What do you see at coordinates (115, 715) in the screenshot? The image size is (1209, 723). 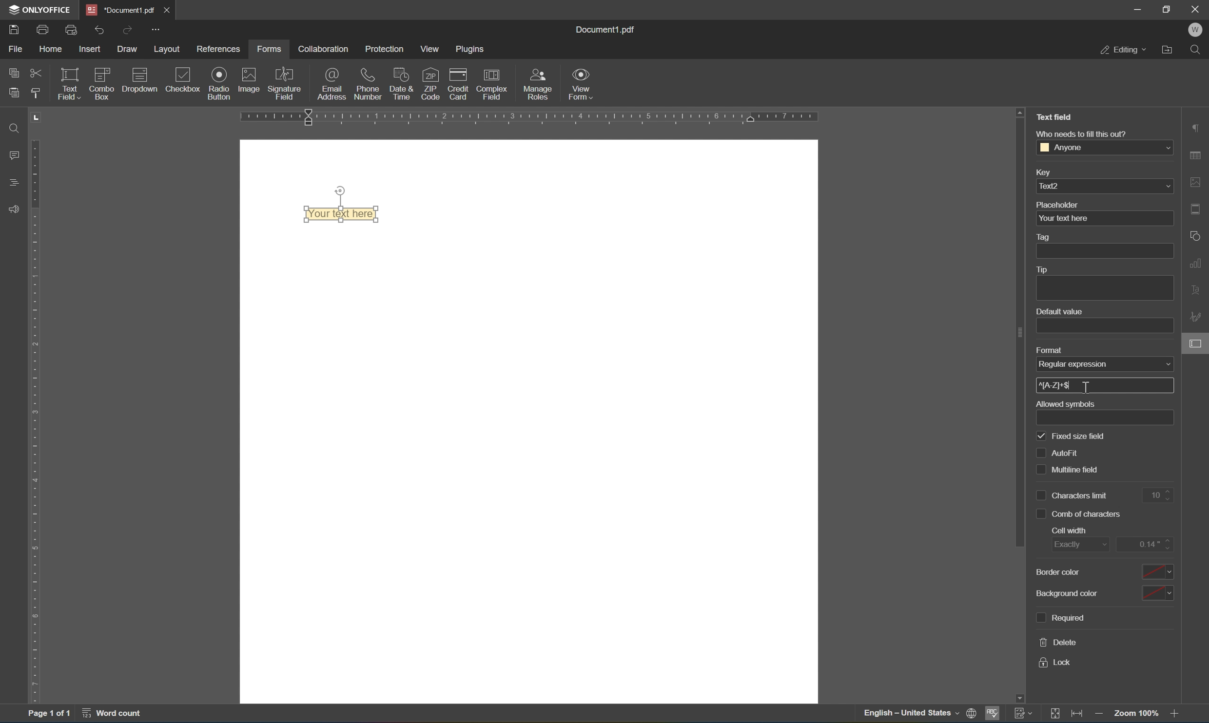 I see `word count` at bounding box center [115, 715].